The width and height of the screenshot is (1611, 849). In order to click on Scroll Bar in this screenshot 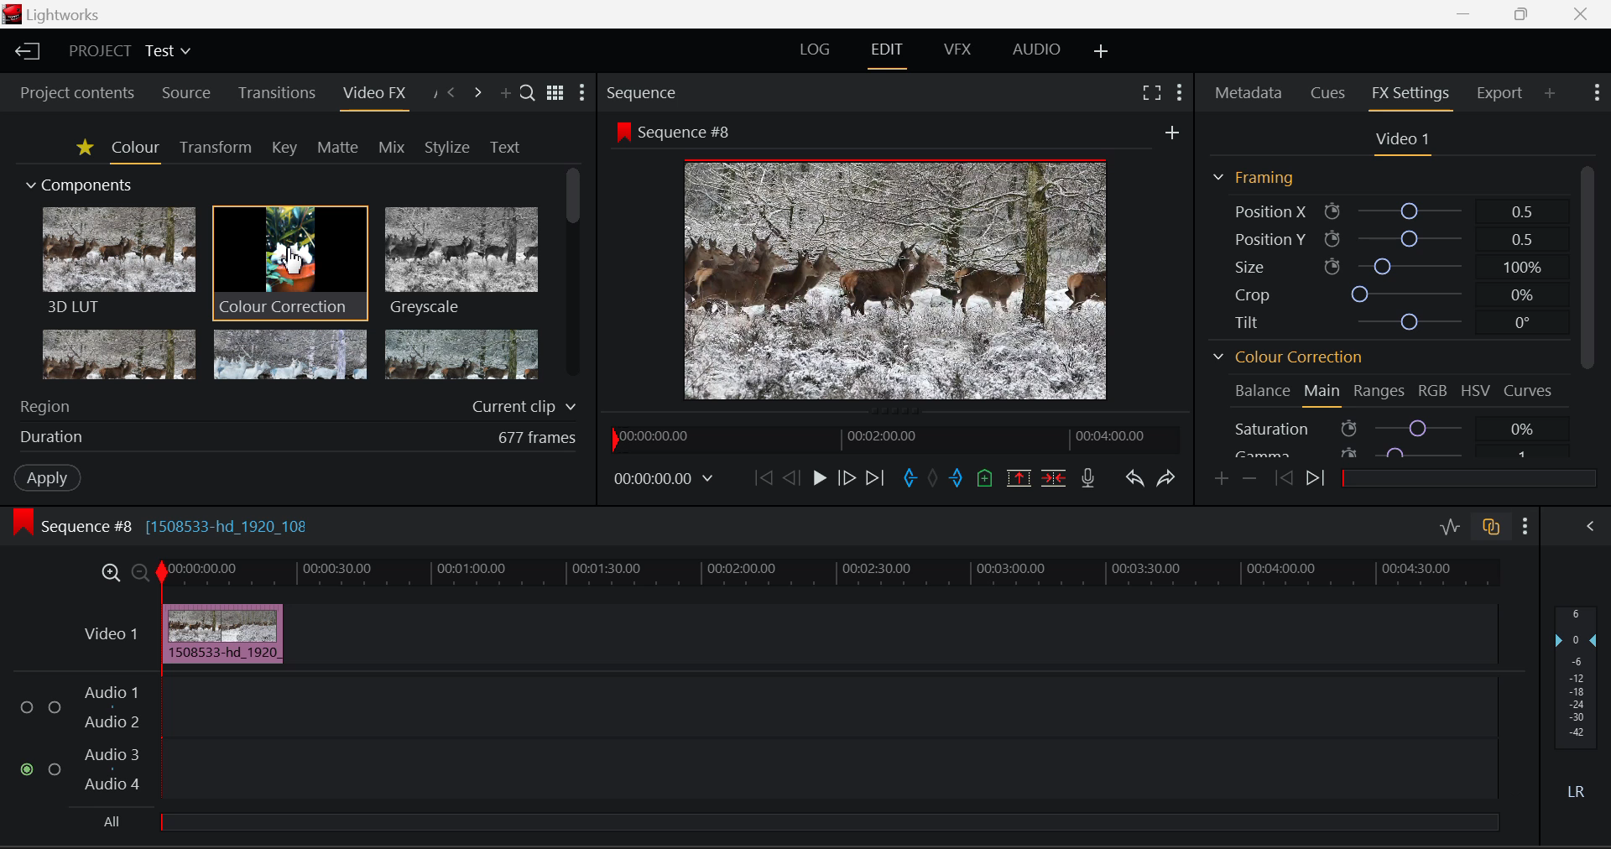, I will do `click(575, 279)`.